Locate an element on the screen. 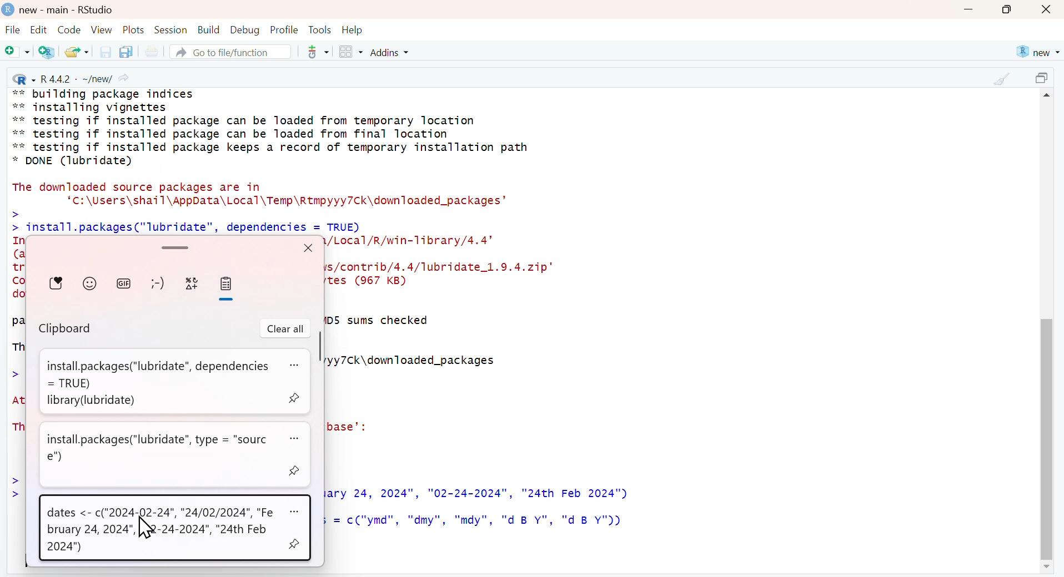 This screenshot has width=1064, height=577. more options is located at coordinates (299, 439).